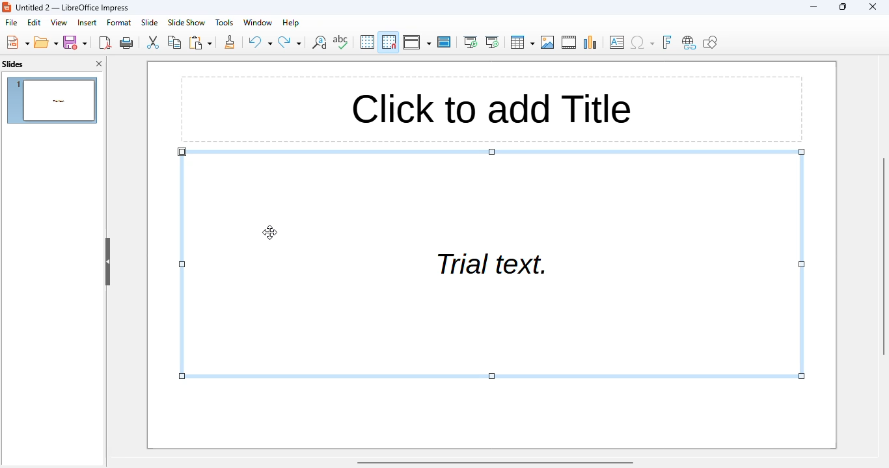 The image size is (889, 468). What do you see at coordinates (99, 64) in the screenshot?
I see `close pane` at bounding box center [99, 64].